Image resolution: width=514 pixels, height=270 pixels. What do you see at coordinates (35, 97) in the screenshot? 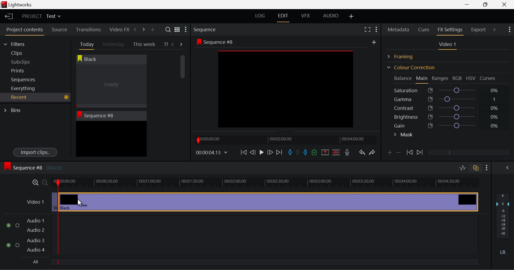
I see `Recent Tab Open` at bounding box center [35, 97].